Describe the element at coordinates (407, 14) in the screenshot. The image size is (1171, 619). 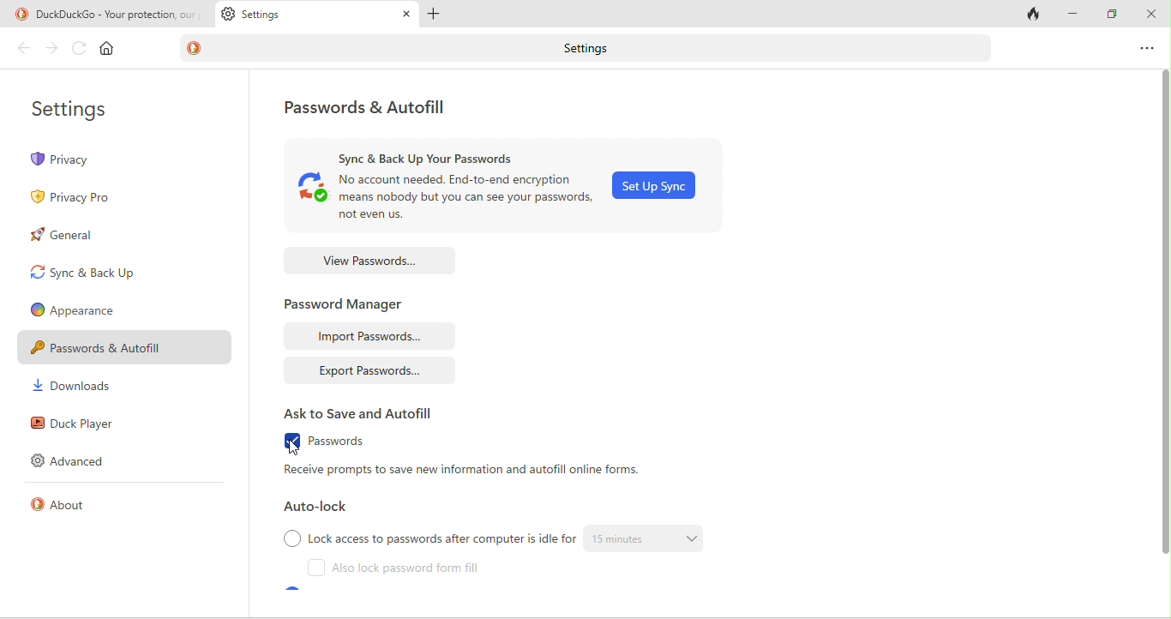
I see `close` at that location.